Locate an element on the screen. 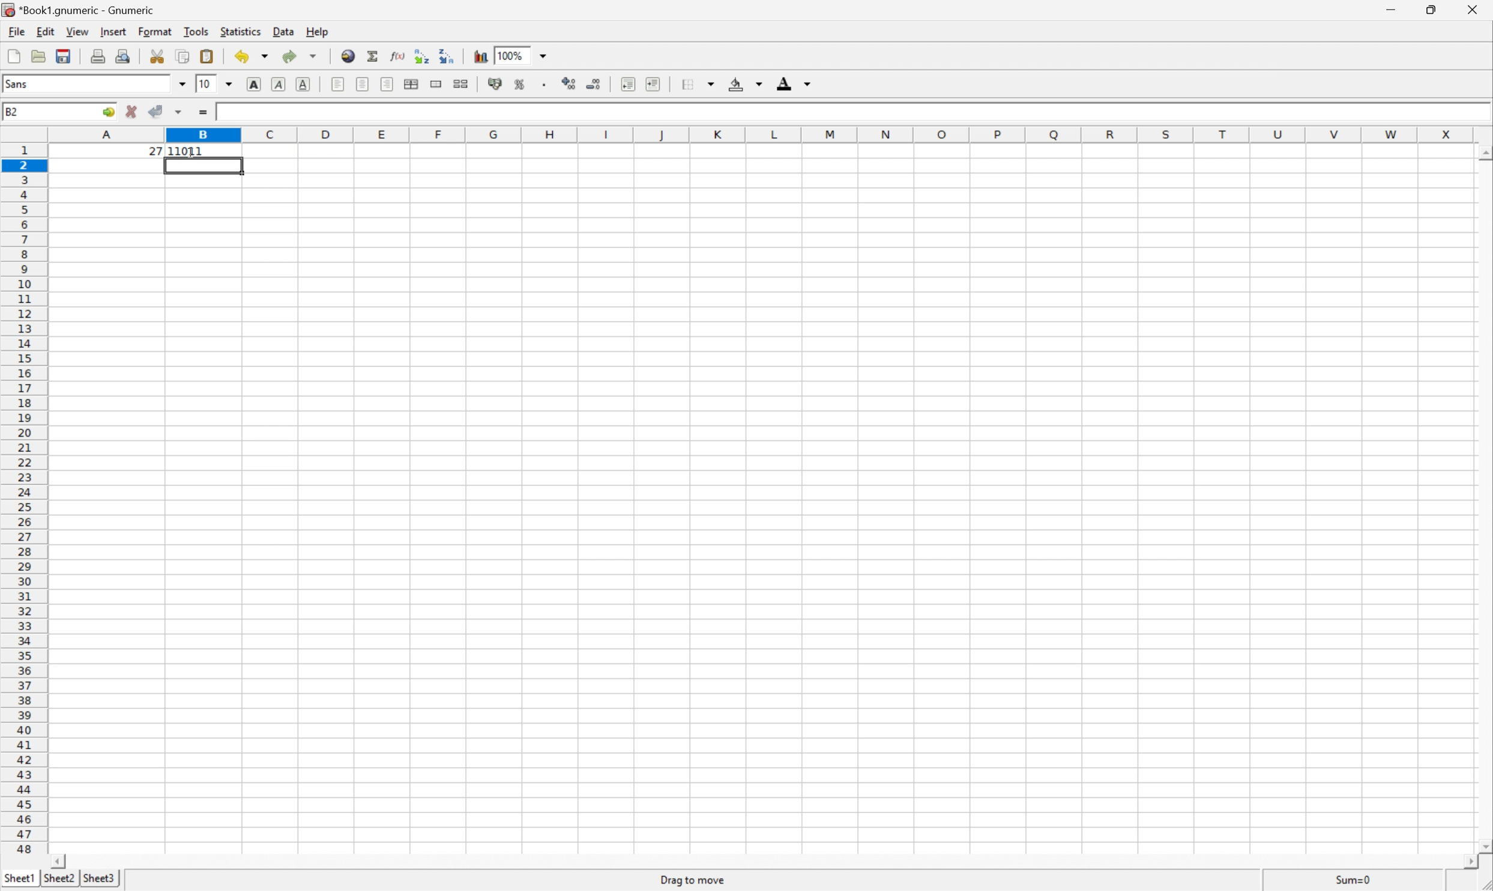 Image resolution: width=1493 pixels, height=891 pixels. Sum in current cell is located at coordinates (375, 57).